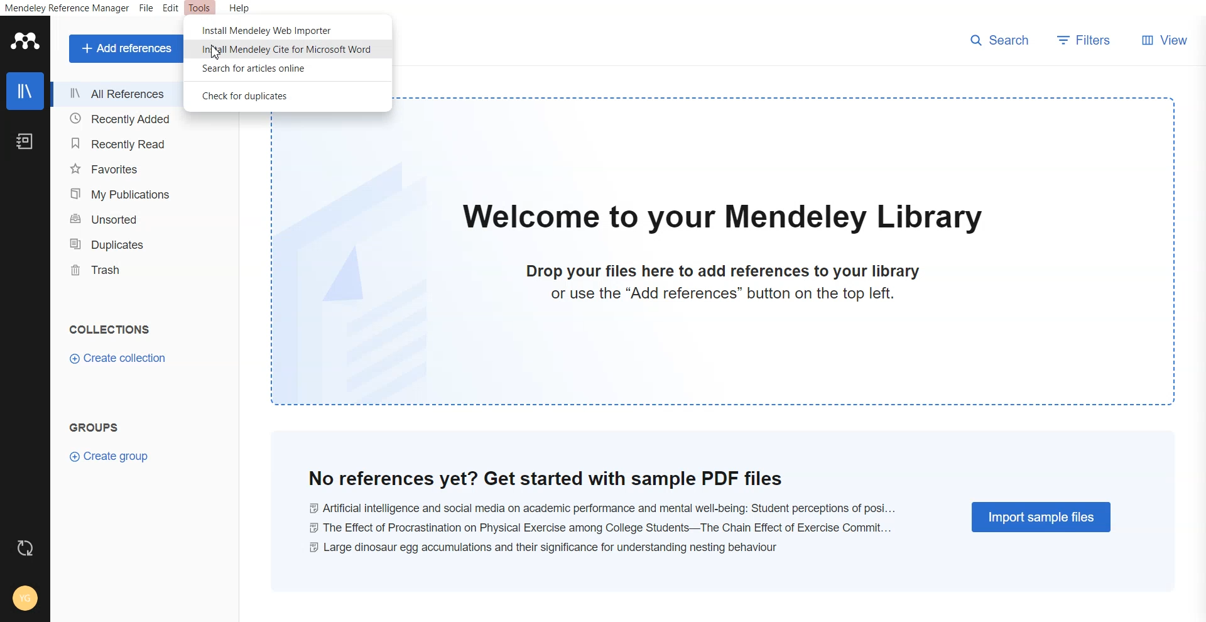 The image size is (1206, 622). Describe the element at coordinates (67, 8) in the screenshot. I see `Mendeley Reference Manager` at that location.